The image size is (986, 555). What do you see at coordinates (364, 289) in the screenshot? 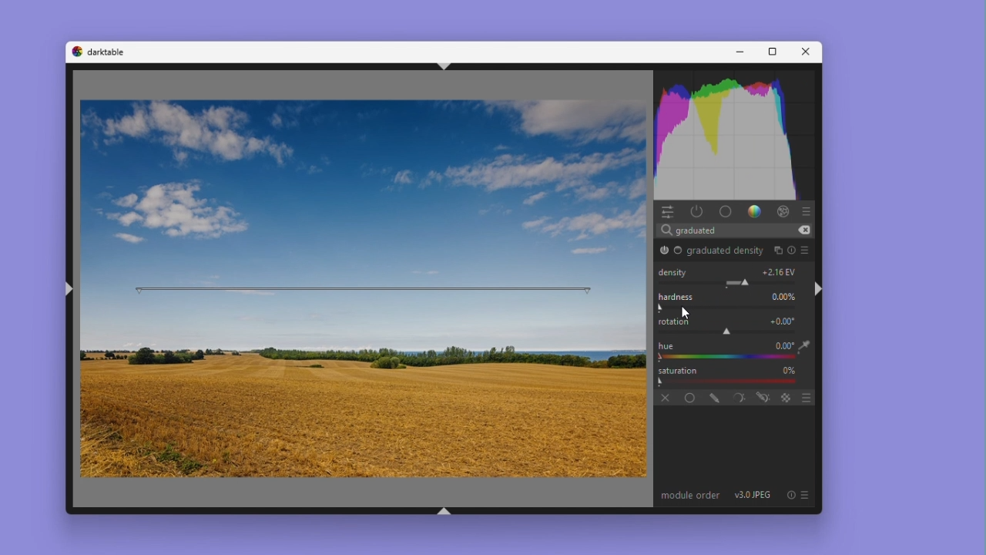
I see `rotation bar` at bounding box center [364, 289].